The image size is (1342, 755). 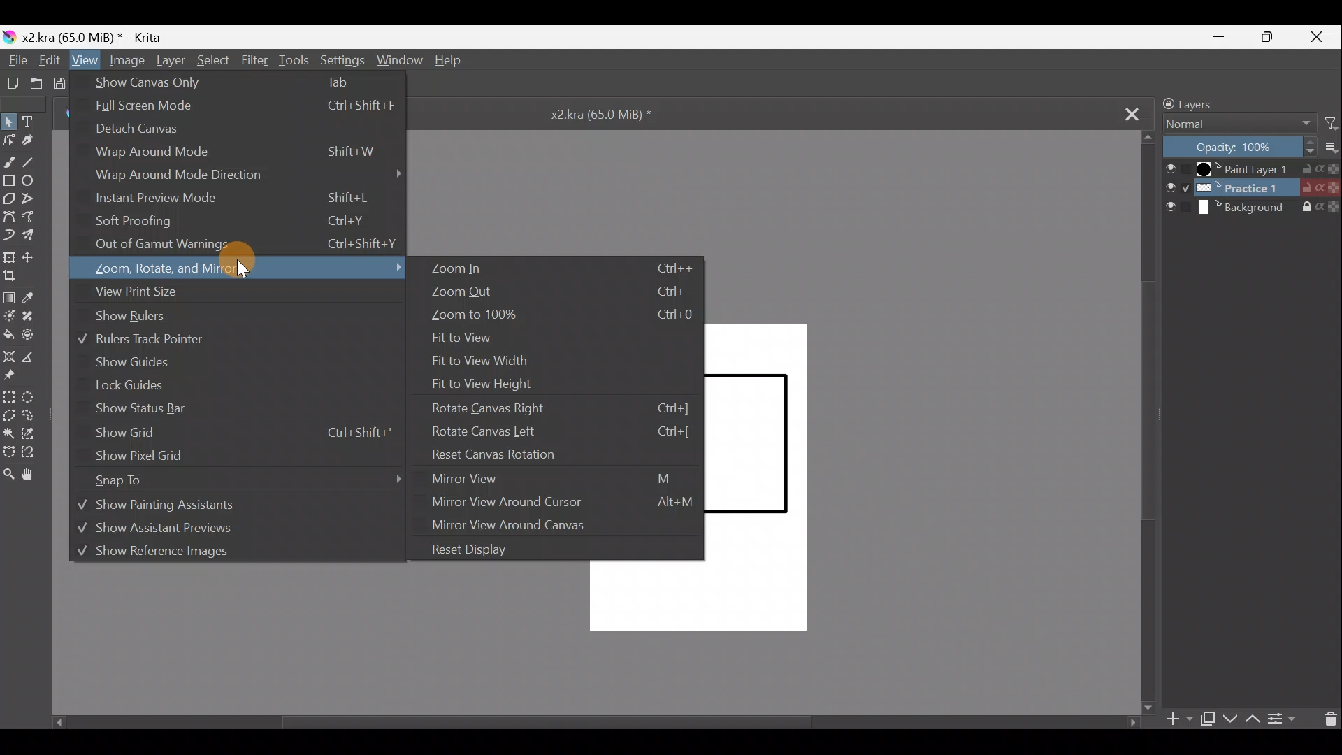 What do you see at coordinates (240, 222) in the screenshot?
I see `Soft proofing` at bounding box center [240, 222].